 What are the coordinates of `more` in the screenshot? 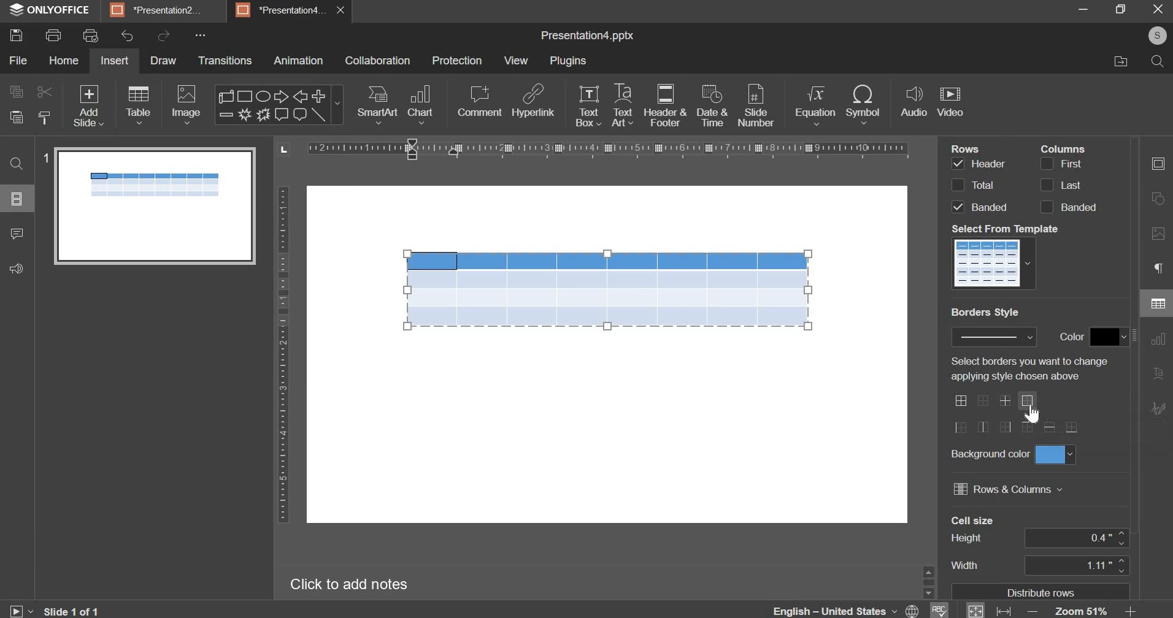 It's located at (199, 34).